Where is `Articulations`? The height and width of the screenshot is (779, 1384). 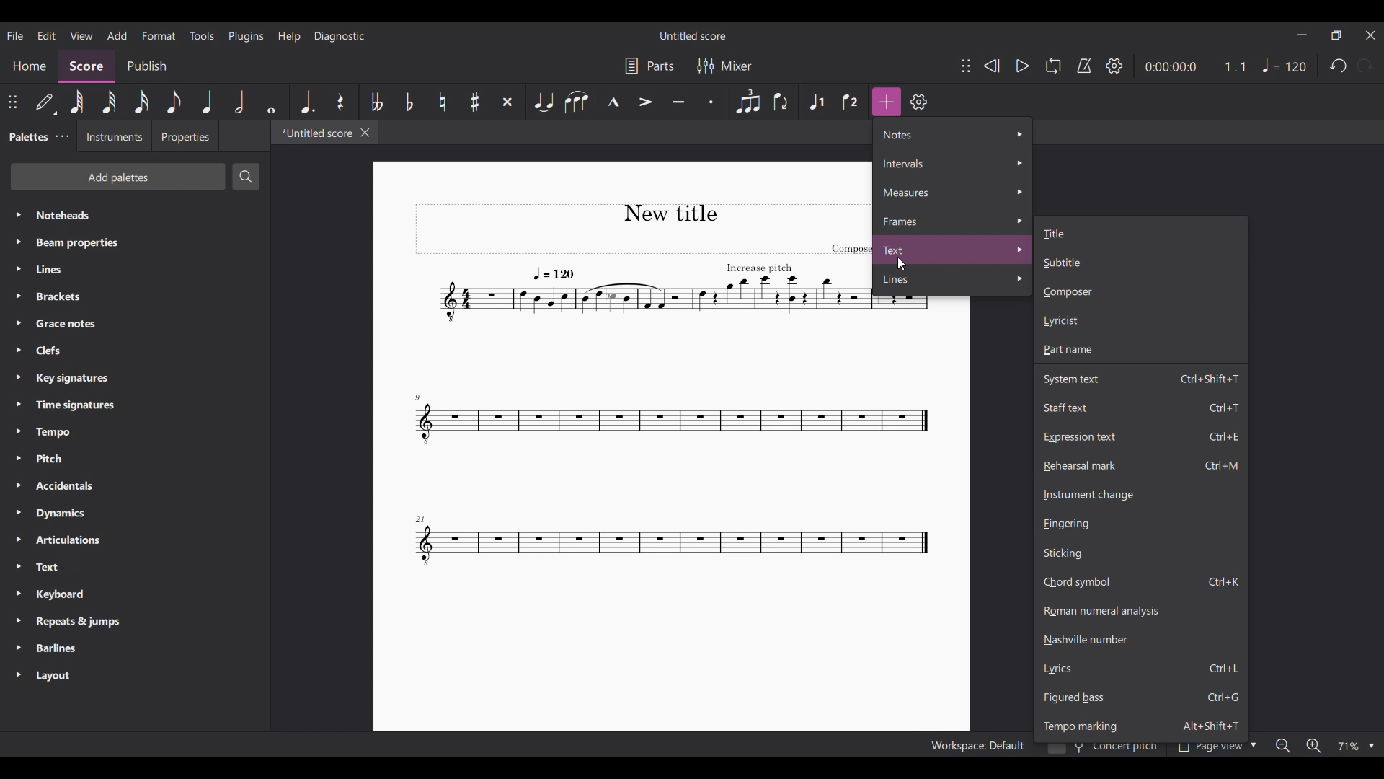
Articulations is located at coordinates (136, 540).